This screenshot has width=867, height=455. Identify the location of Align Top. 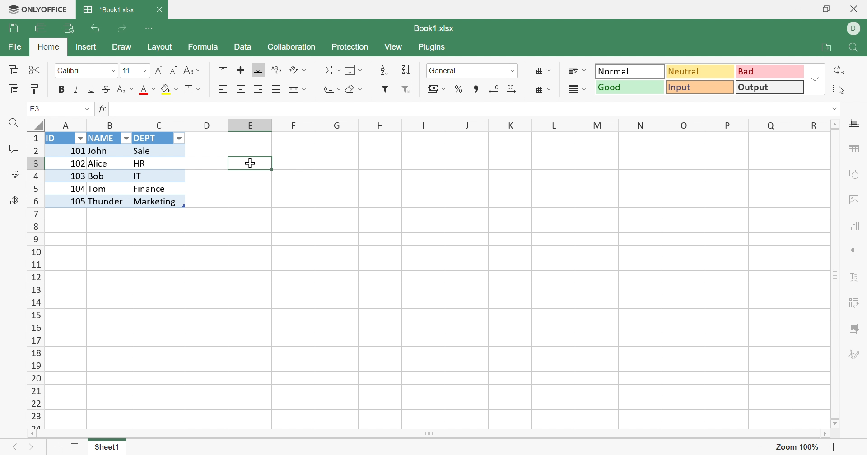
(224, 70).